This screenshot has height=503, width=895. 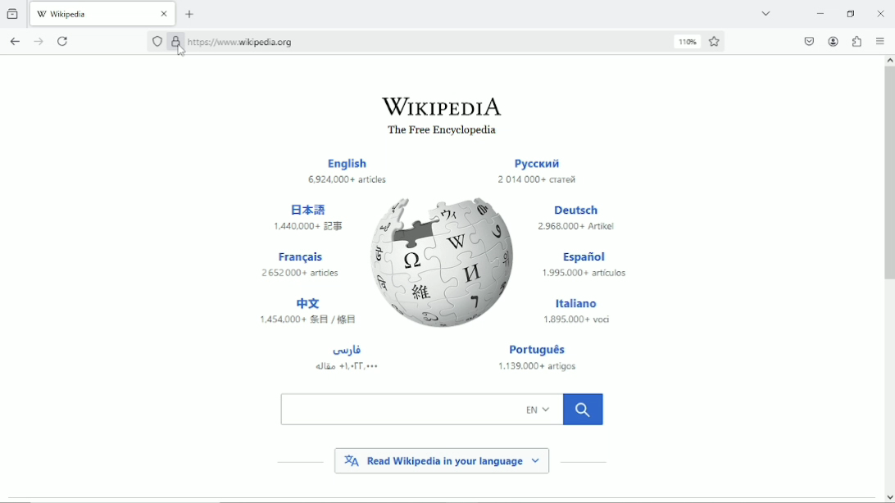 I want to click on Close, so click(x=881, y=13).